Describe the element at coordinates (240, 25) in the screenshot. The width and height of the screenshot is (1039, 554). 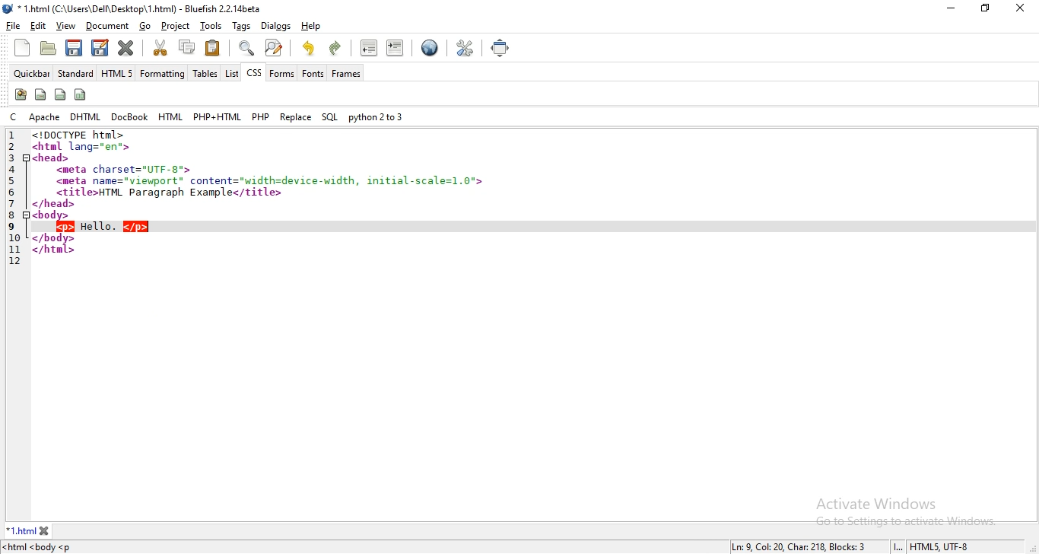
I see `tags` at that location.